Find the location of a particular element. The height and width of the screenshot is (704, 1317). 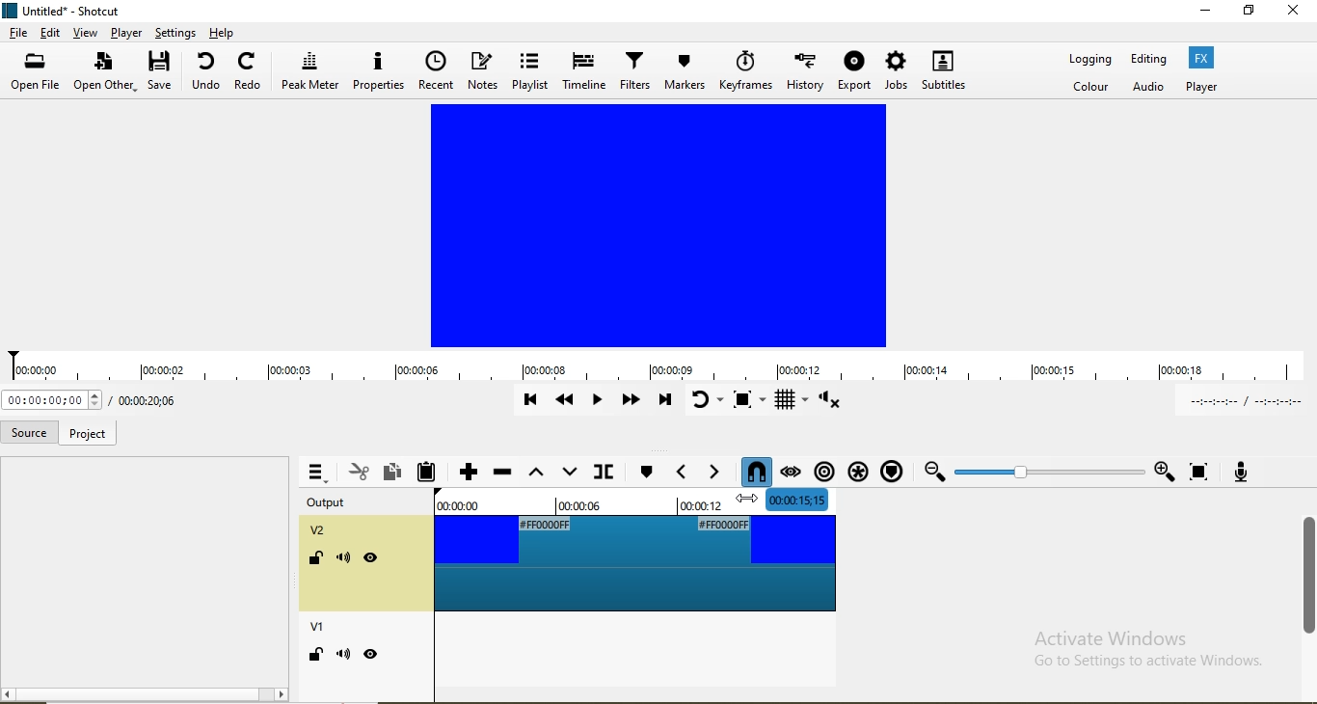

Zoom in is located at coordinates (1164, 472).